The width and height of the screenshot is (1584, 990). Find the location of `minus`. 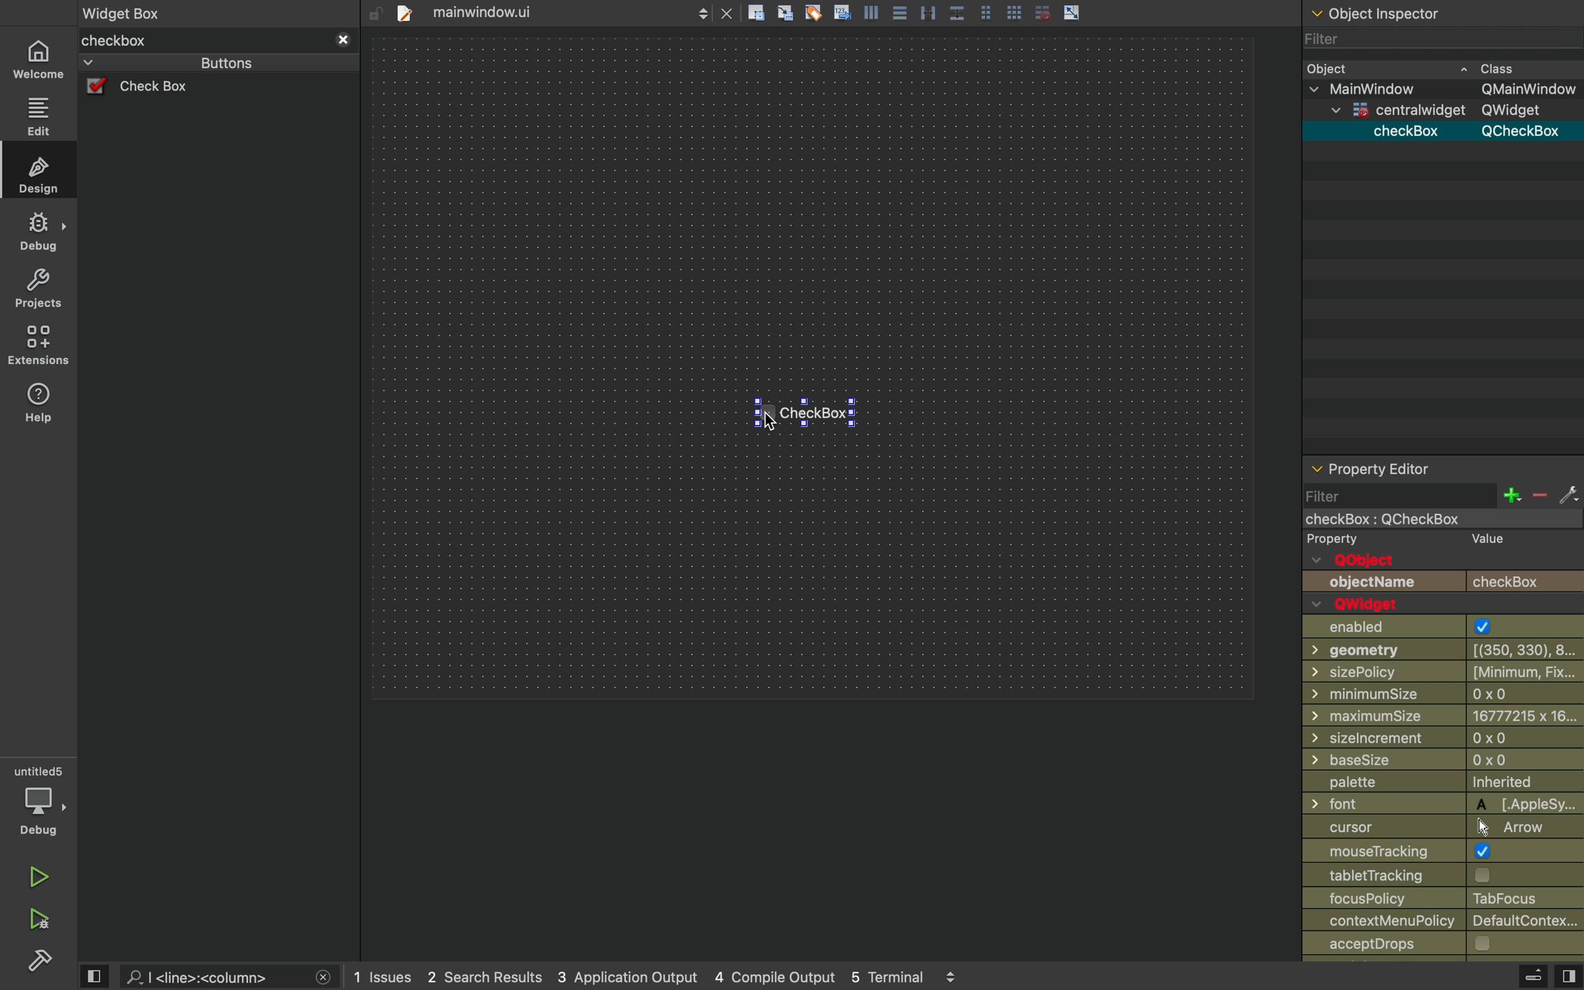

minus is located at coordinates (1538, 496).